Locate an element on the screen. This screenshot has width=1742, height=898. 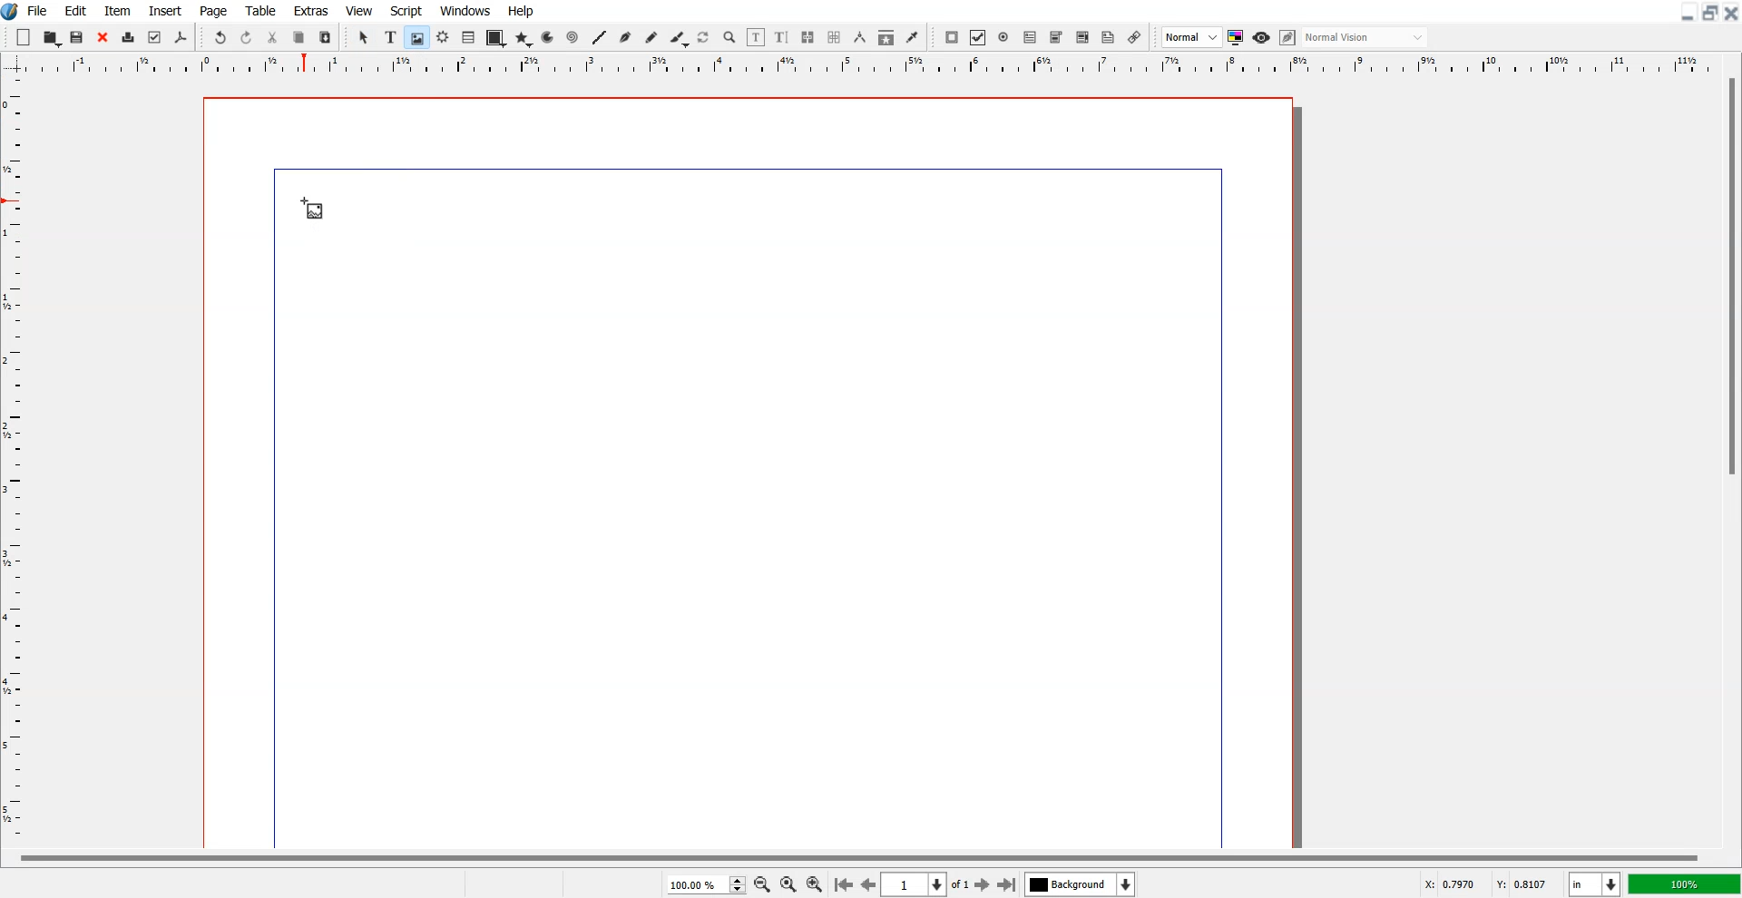
Image Frame is located at coordinates (416, 37).